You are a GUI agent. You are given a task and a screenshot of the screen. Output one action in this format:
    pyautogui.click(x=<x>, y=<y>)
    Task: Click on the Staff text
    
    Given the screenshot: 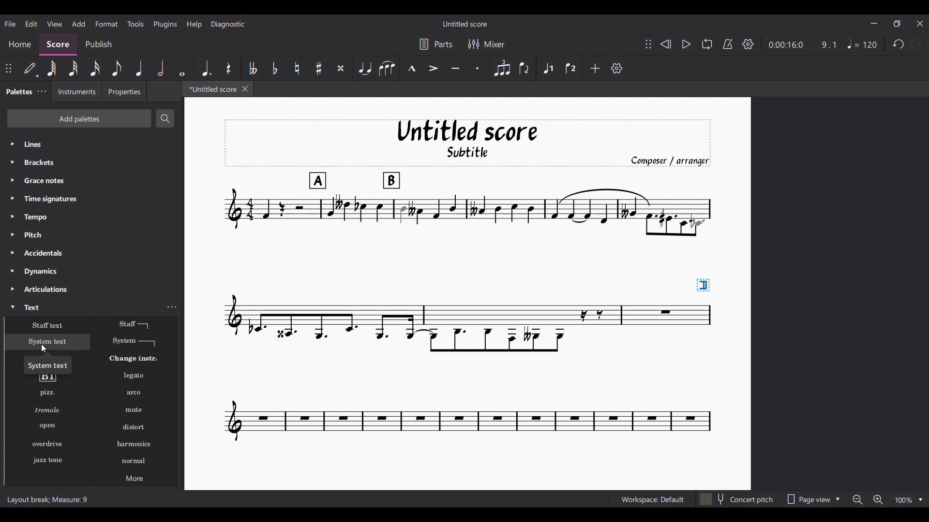 What is the action you would take?
    pyautogui.click(x=48, y=325)
    